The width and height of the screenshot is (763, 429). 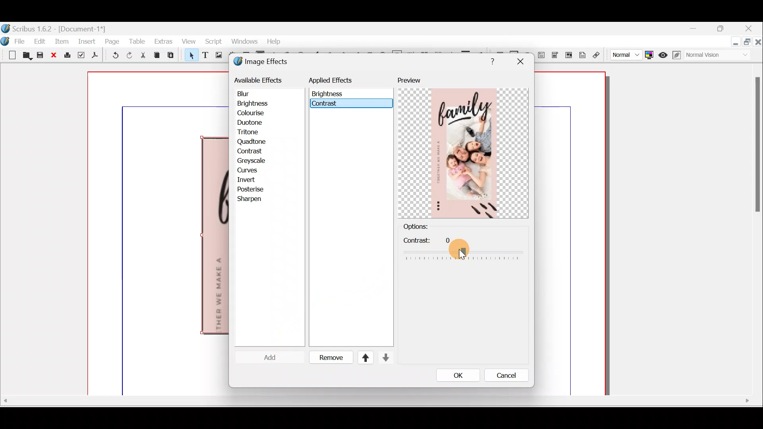 I want to click on Options, so click(x=429, y=227).